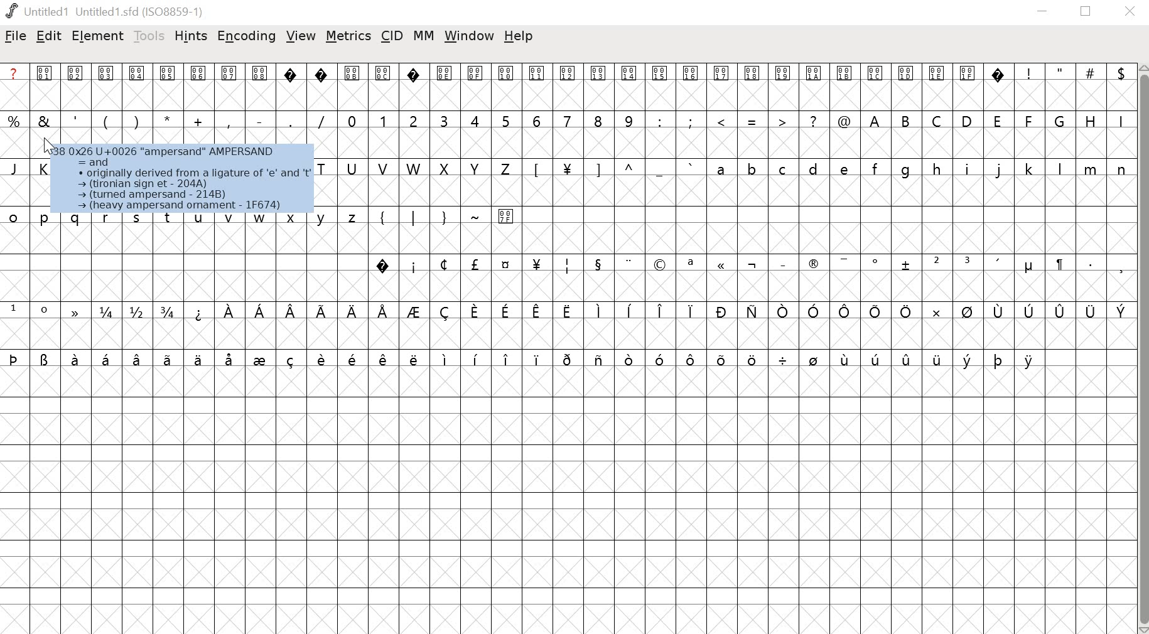  Describe the element at coordinates (77, 119) in the screenshot. I see `'` at that location.